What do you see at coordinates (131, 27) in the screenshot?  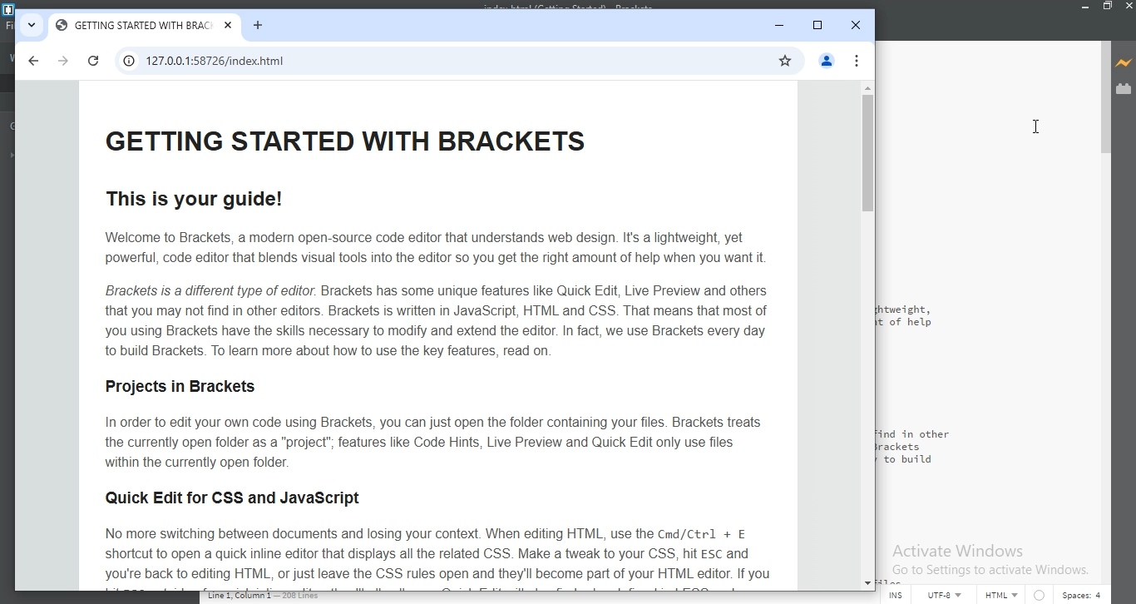 I see `tab` at bounding box center [131, 27].